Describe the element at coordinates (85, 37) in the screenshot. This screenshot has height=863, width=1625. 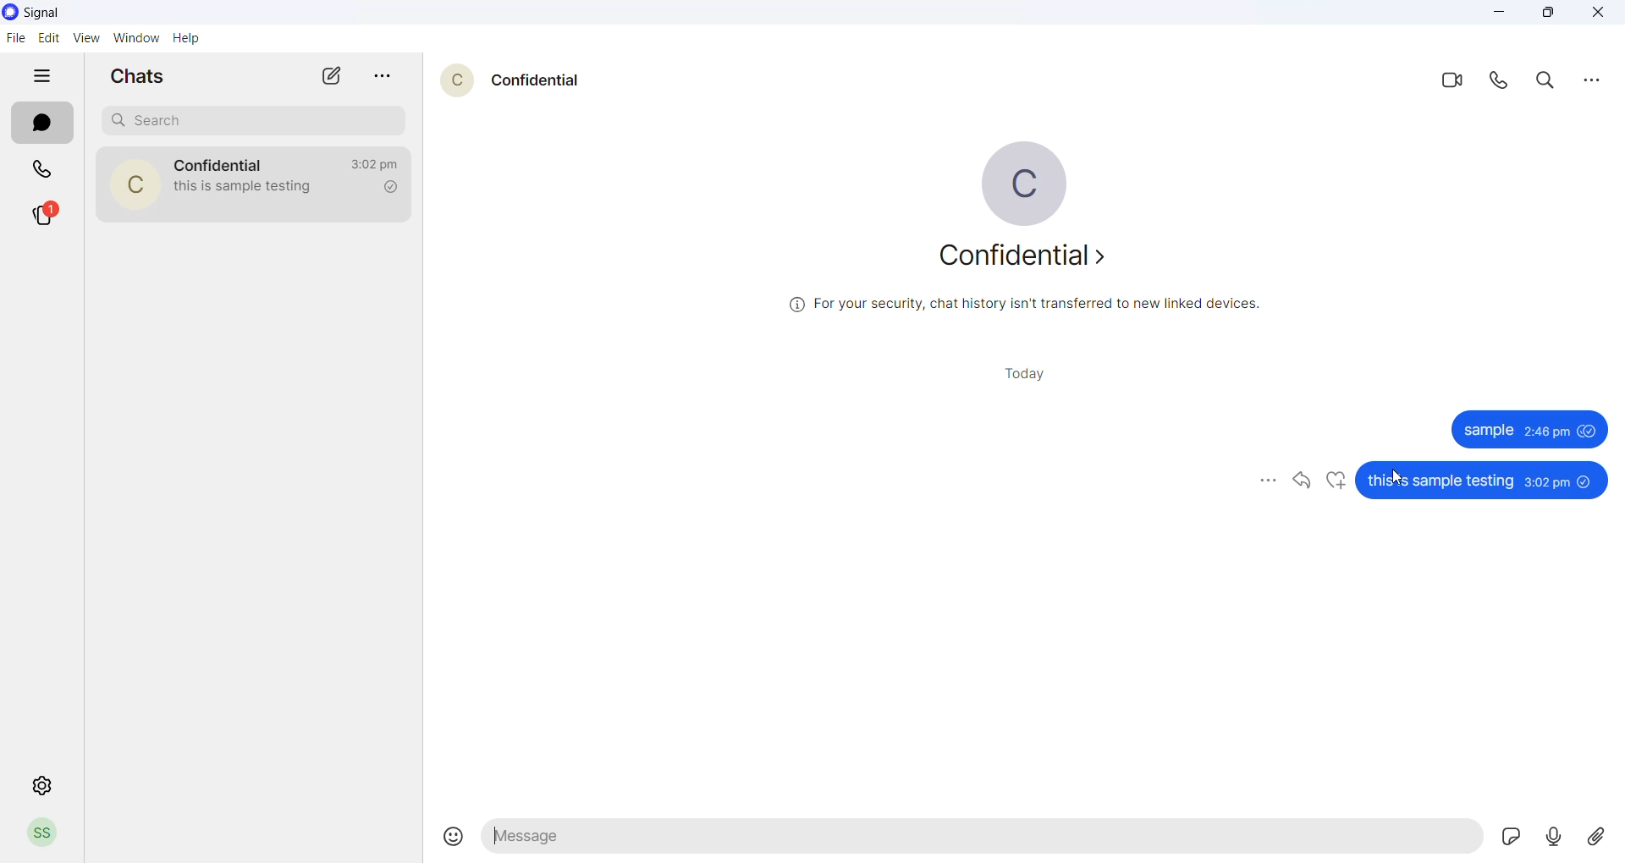
I see `view` at that location.